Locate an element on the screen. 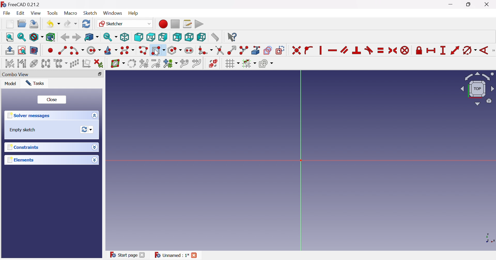  Constrain distance is located at coordinates (455, 50).